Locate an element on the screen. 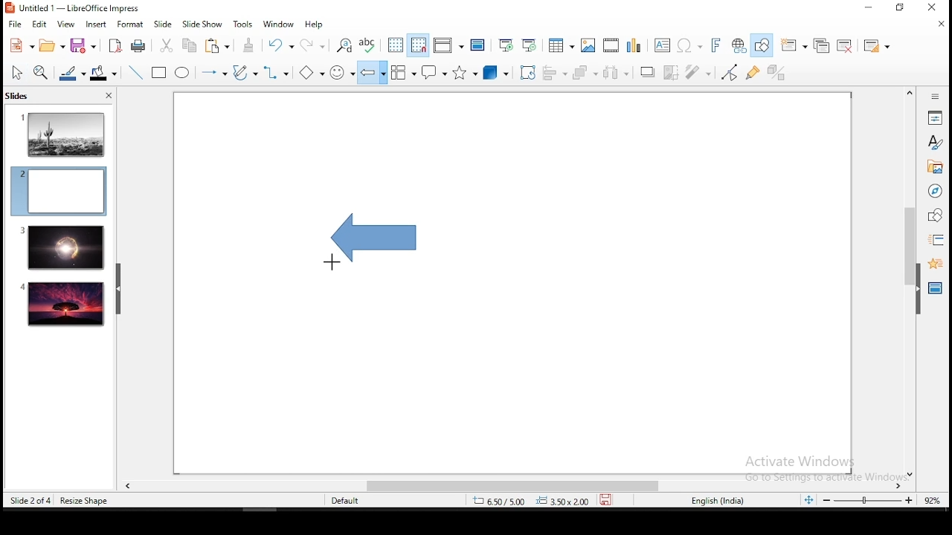 The image size is (952, 535). zoom level is located at coordinates (933, 499).